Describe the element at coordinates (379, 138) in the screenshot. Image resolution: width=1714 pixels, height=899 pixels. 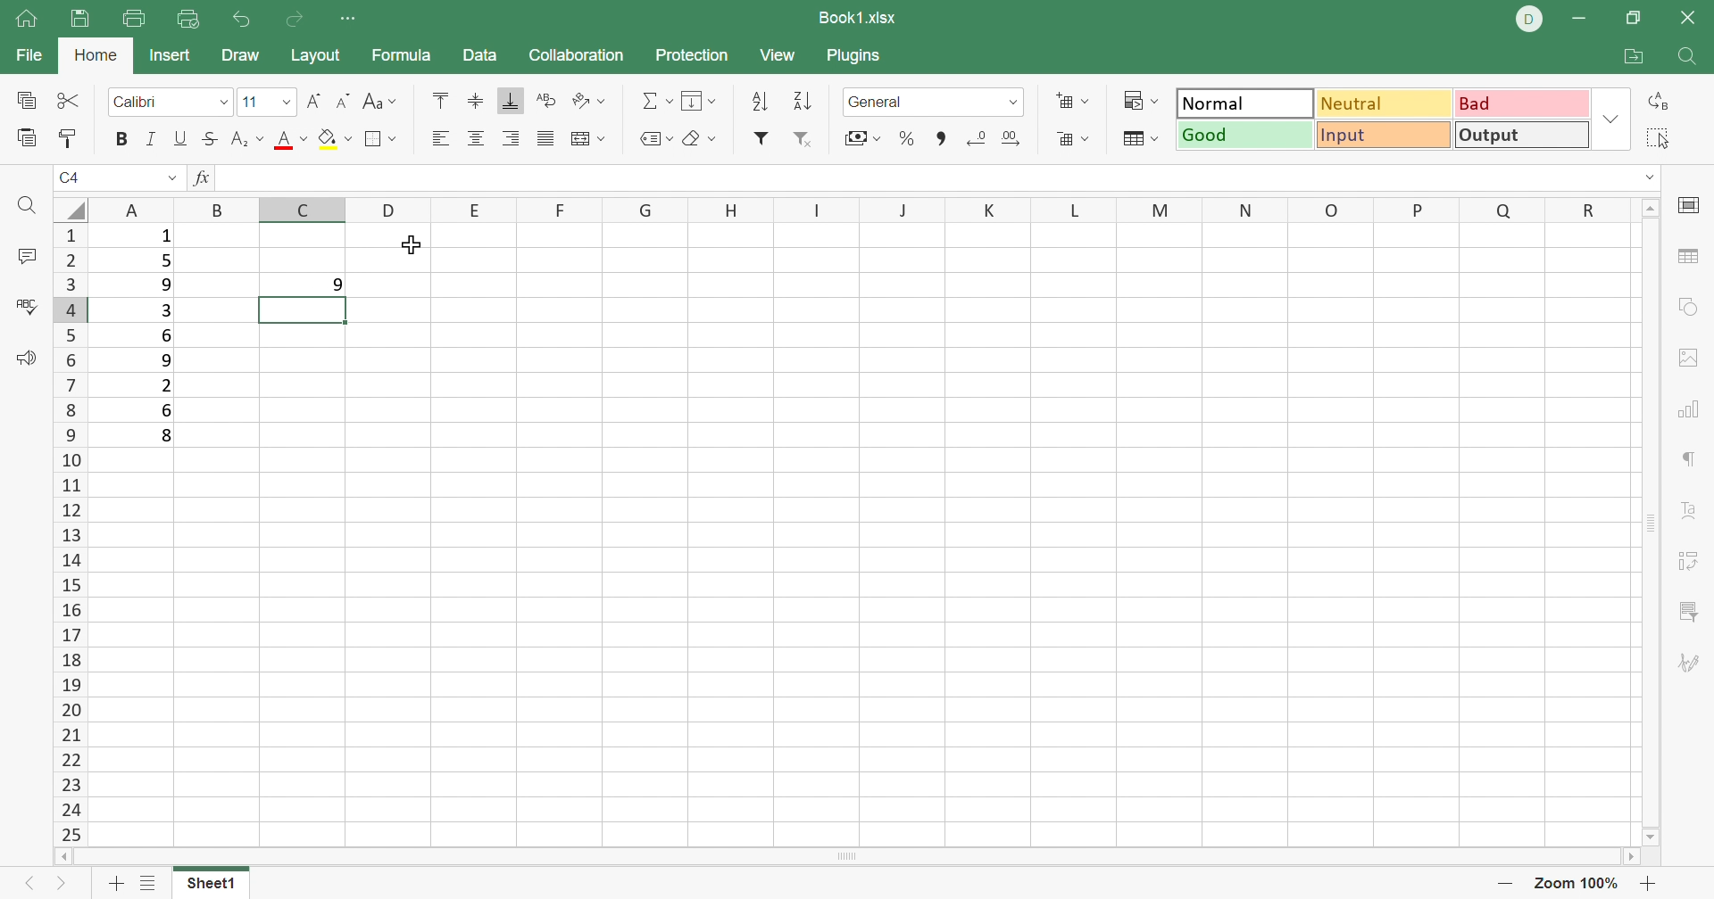
I see `Borders` at that location.